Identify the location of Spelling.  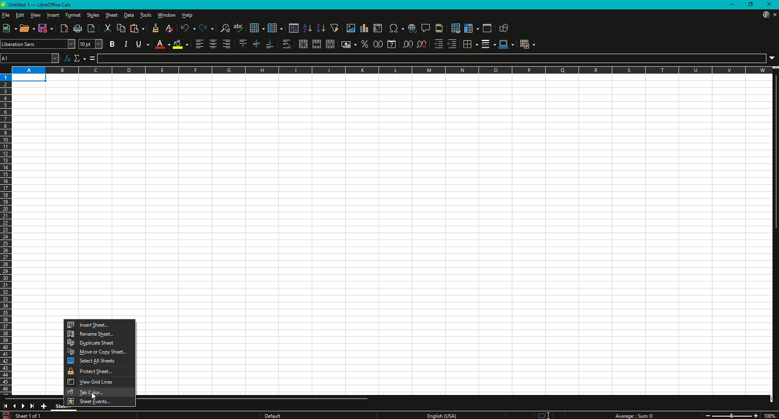
(239, 28).